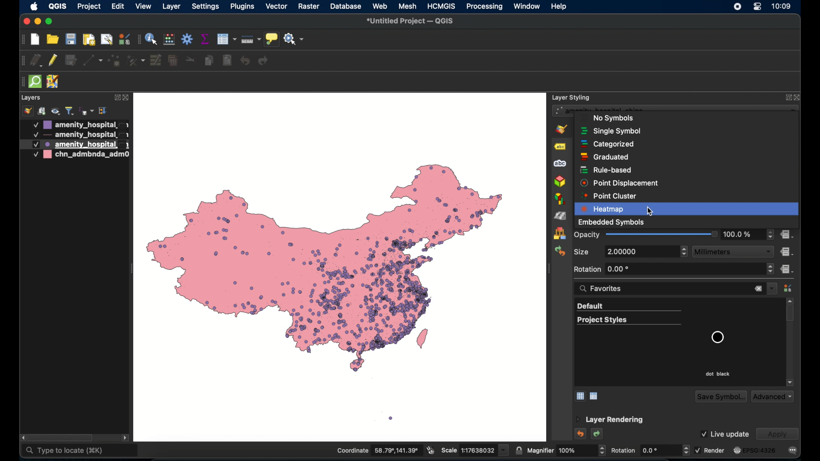 Image resolution: width=820 pixels, height=461 pixels. I want to click on delete selected, so click(227, 61).